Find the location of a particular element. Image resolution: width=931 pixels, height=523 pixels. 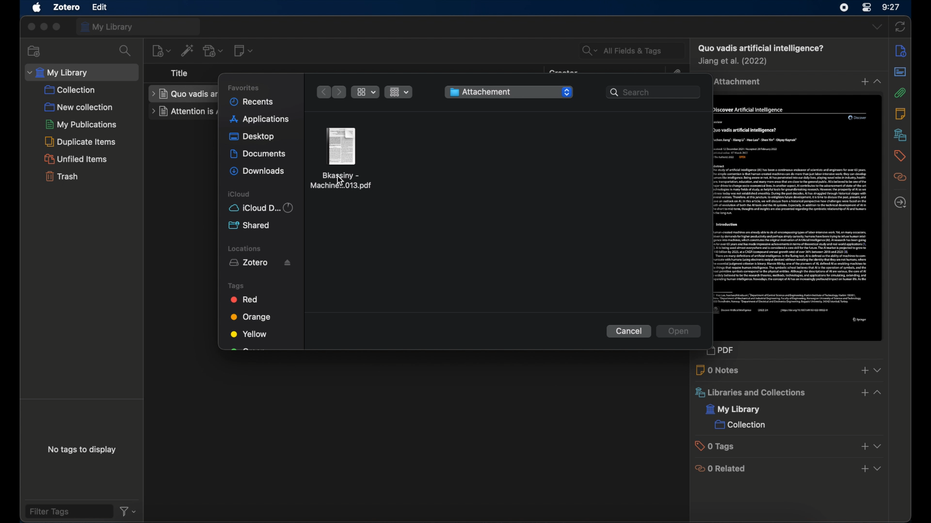

dropdown menu is located at coordinates (877, 27).